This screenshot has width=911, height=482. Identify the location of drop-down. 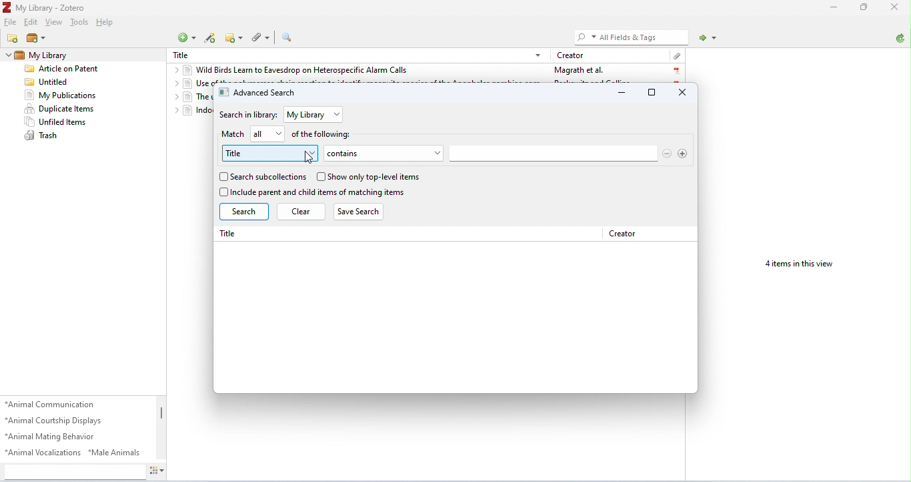
(8, 55).